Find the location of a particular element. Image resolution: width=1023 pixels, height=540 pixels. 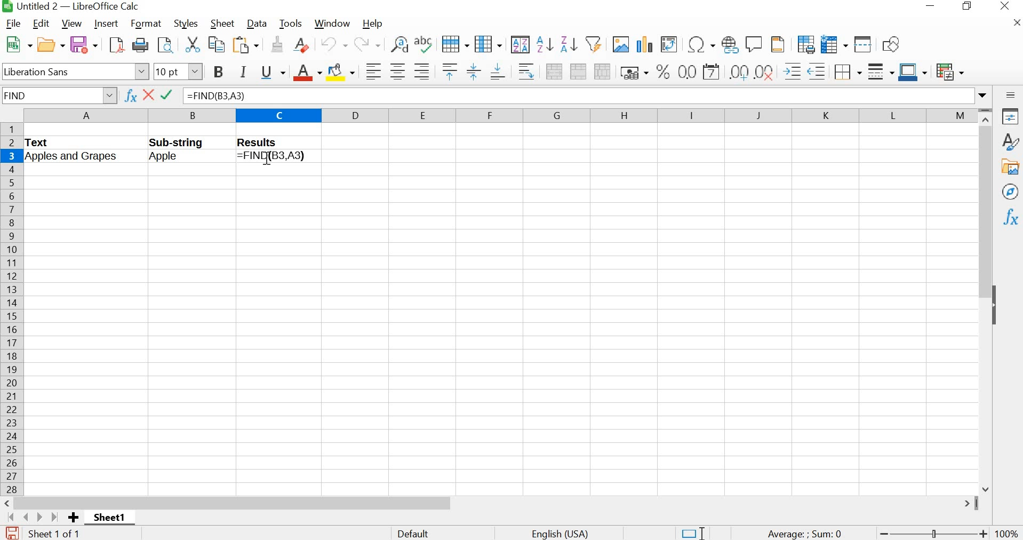

help is located at coordinates (375, 23).